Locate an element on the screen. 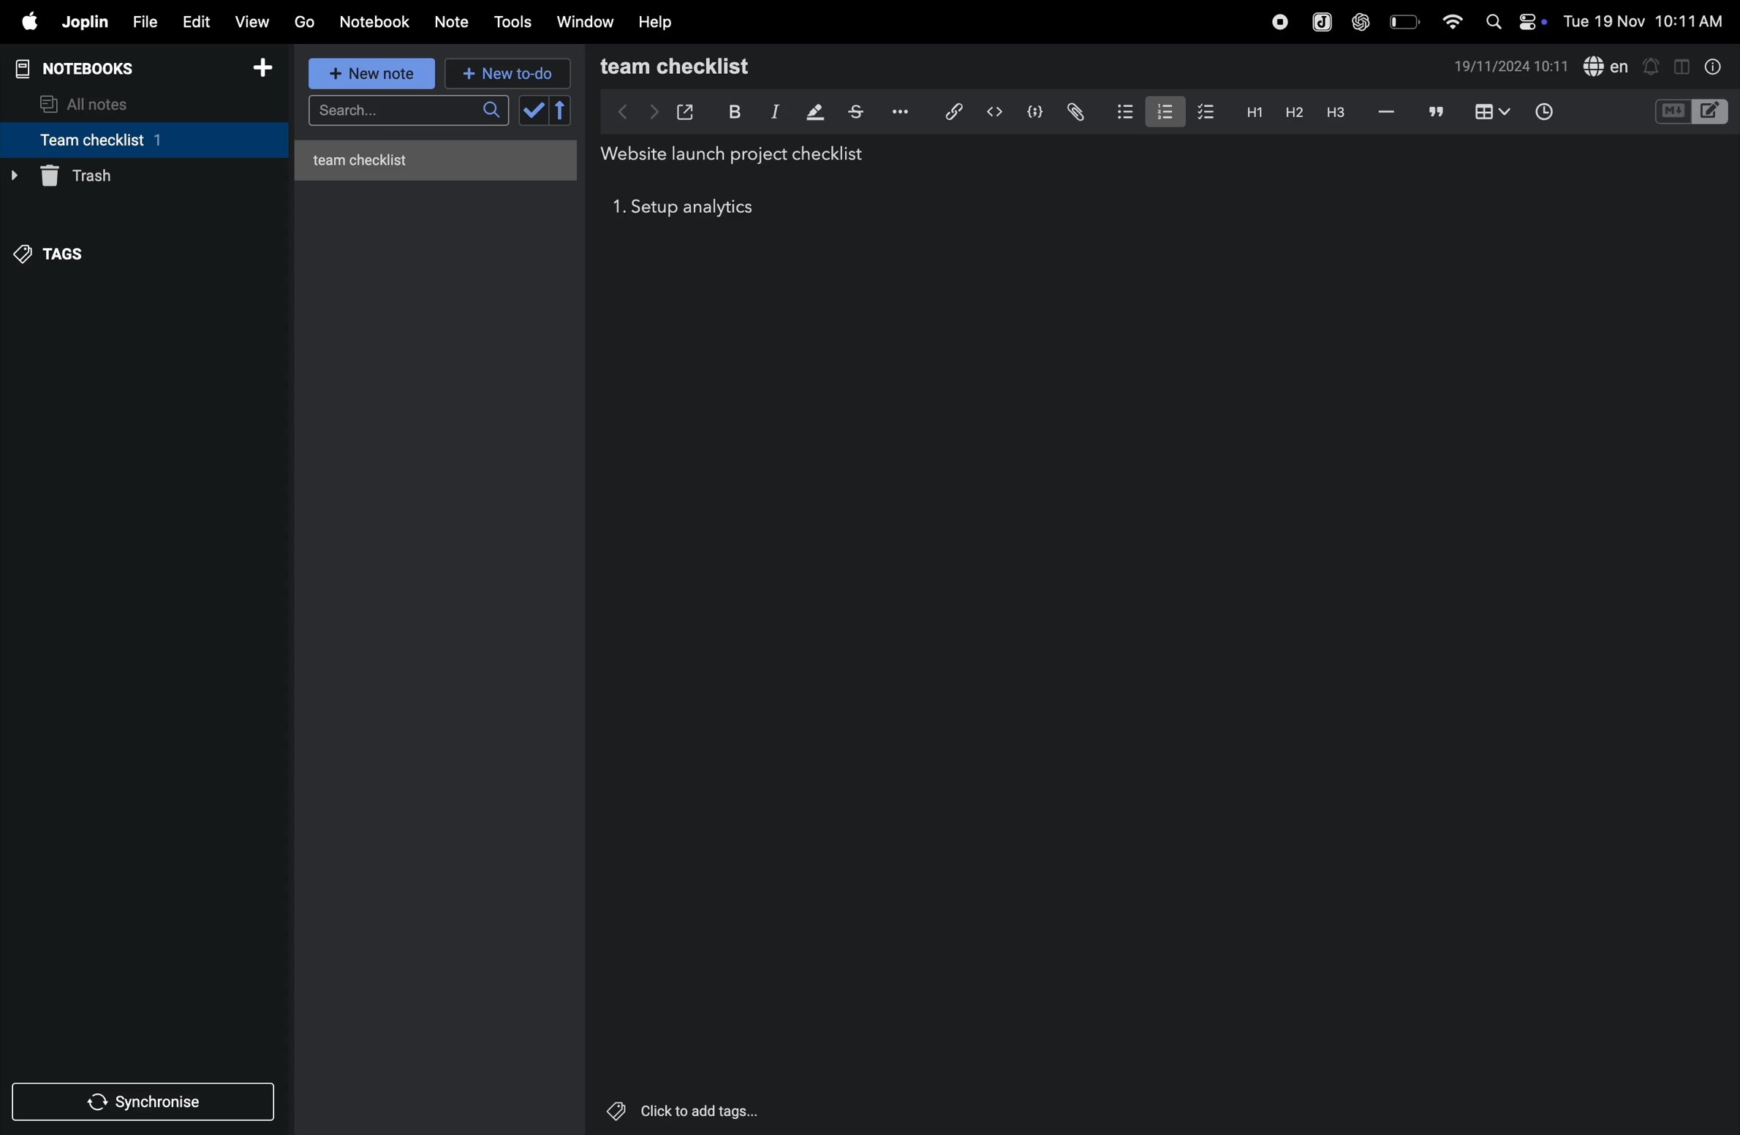 The height and width of the screenshot is (1135, 1740). file is located at coordinates (144, 20).